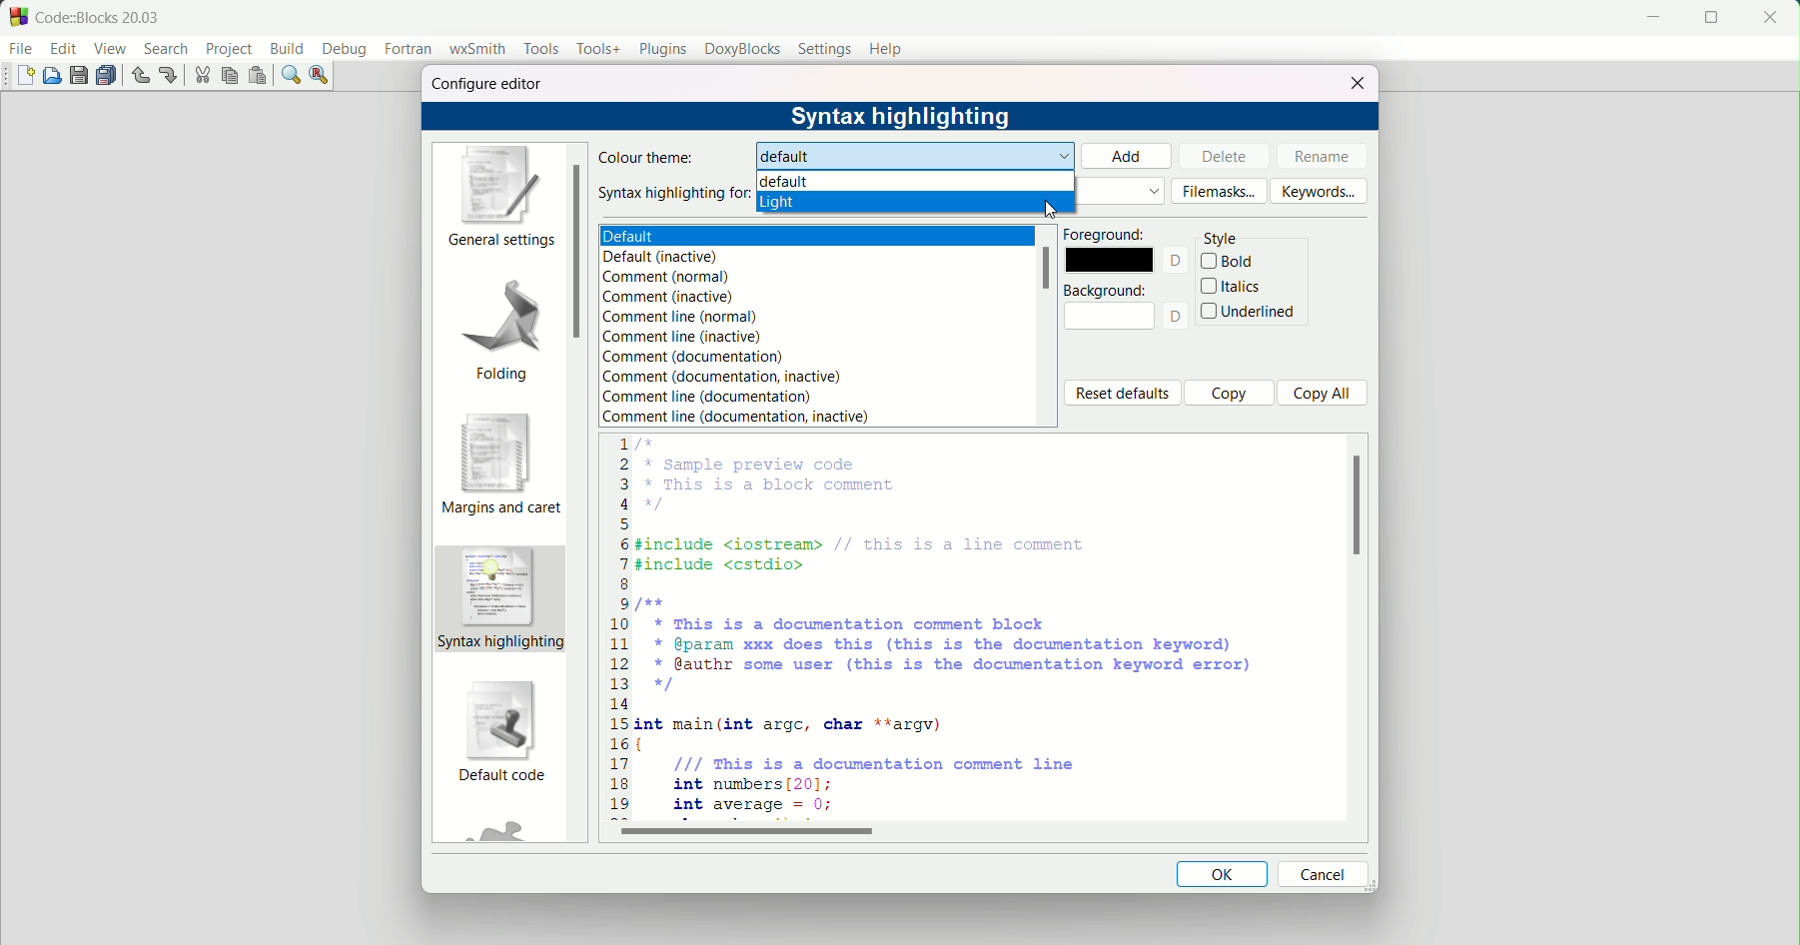  Describe the element at coordinates (743, 49) in the screenshot. I see `doxyblocks` at that location.